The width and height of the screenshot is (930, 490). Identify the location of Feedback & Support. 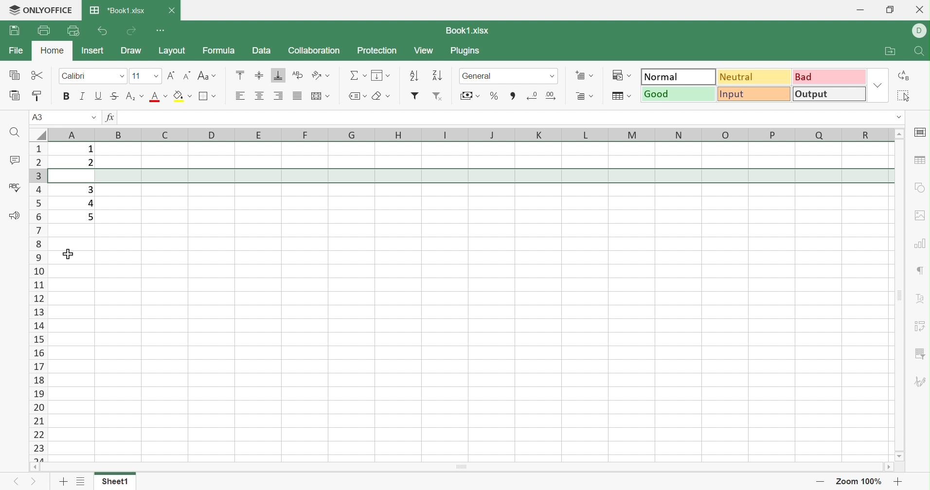
(14, 214).